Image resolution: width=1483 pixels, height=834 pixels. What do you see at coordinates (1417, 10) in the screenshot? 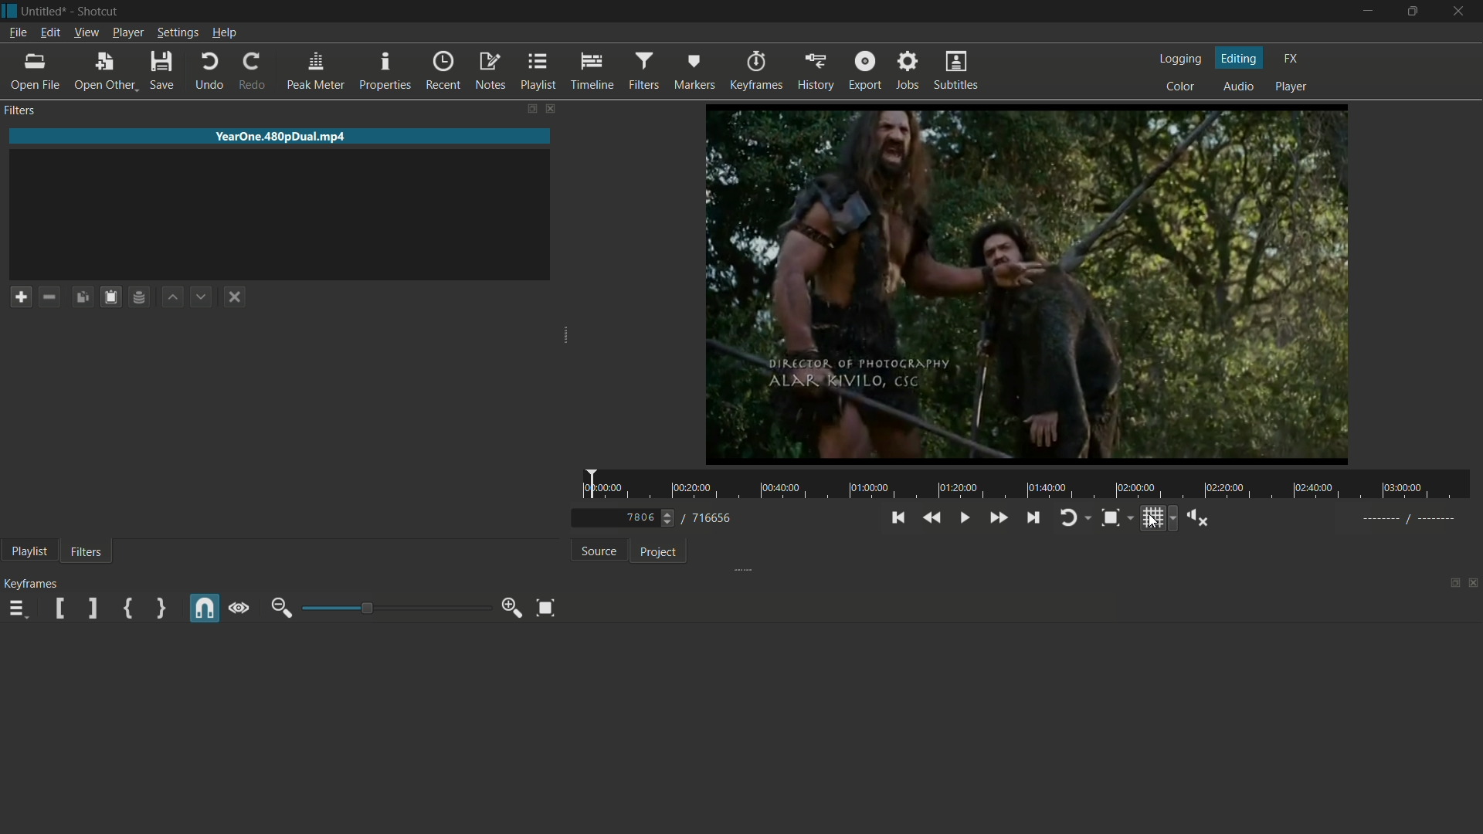
I see `maximize` at bounding box center [1417, 10].